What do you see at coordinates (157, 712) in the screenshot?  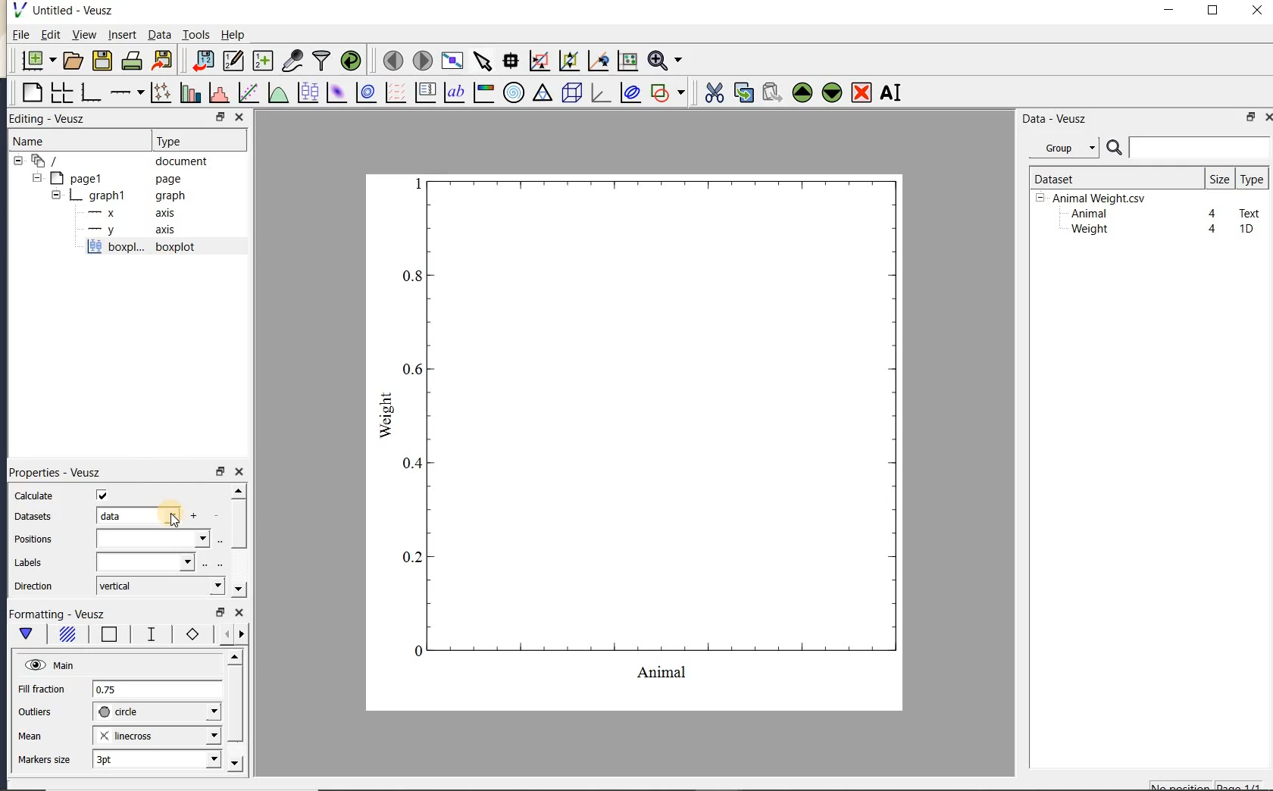 I see `circle` at bounding box center [157, 712].